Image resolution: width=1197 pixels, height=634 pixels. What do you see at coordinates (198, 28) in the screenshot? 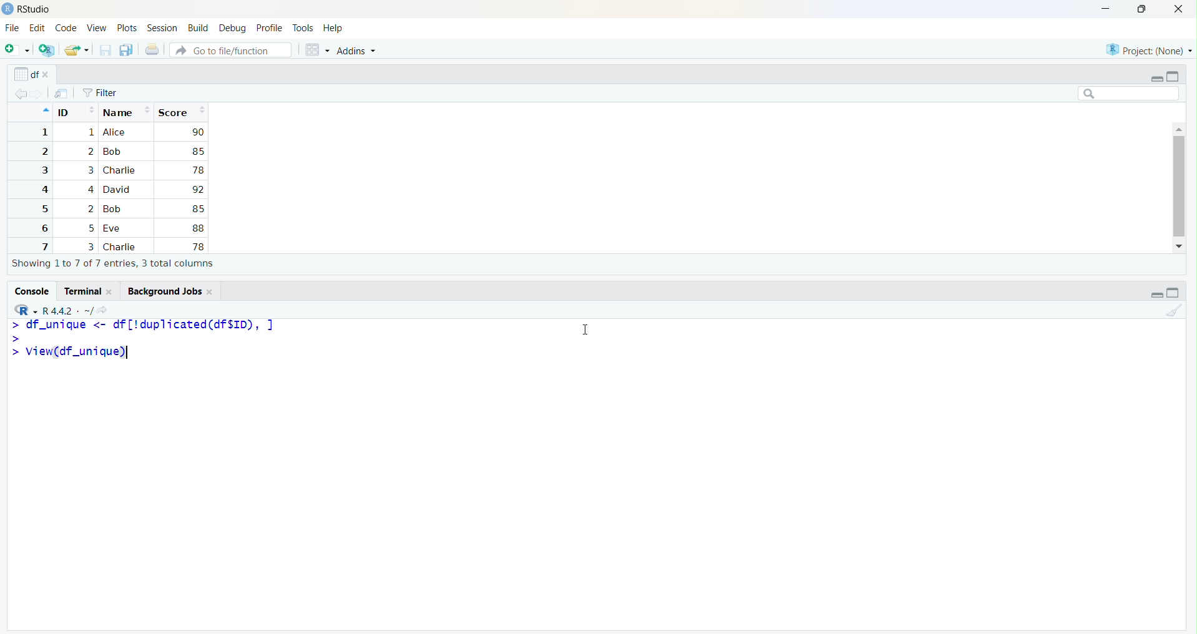
I see `Build` at bounding box center [198, 28].